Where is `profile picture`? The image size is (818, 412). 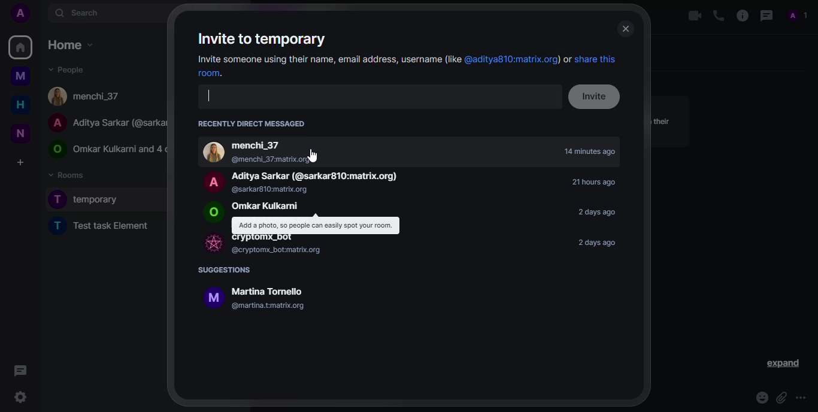 profile picture is located at coordinates (210, 181).